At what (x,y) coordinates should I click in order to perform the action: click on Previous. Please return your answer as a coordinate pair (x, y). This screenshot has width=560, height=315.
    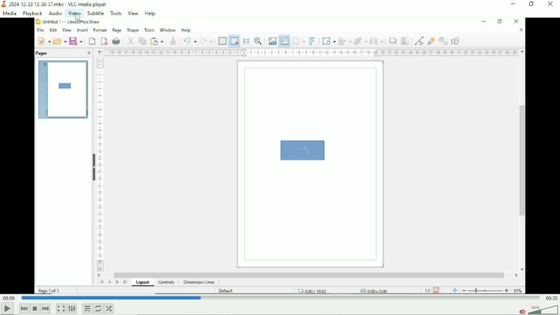
    Looking at the image, I should click on (23, 308).